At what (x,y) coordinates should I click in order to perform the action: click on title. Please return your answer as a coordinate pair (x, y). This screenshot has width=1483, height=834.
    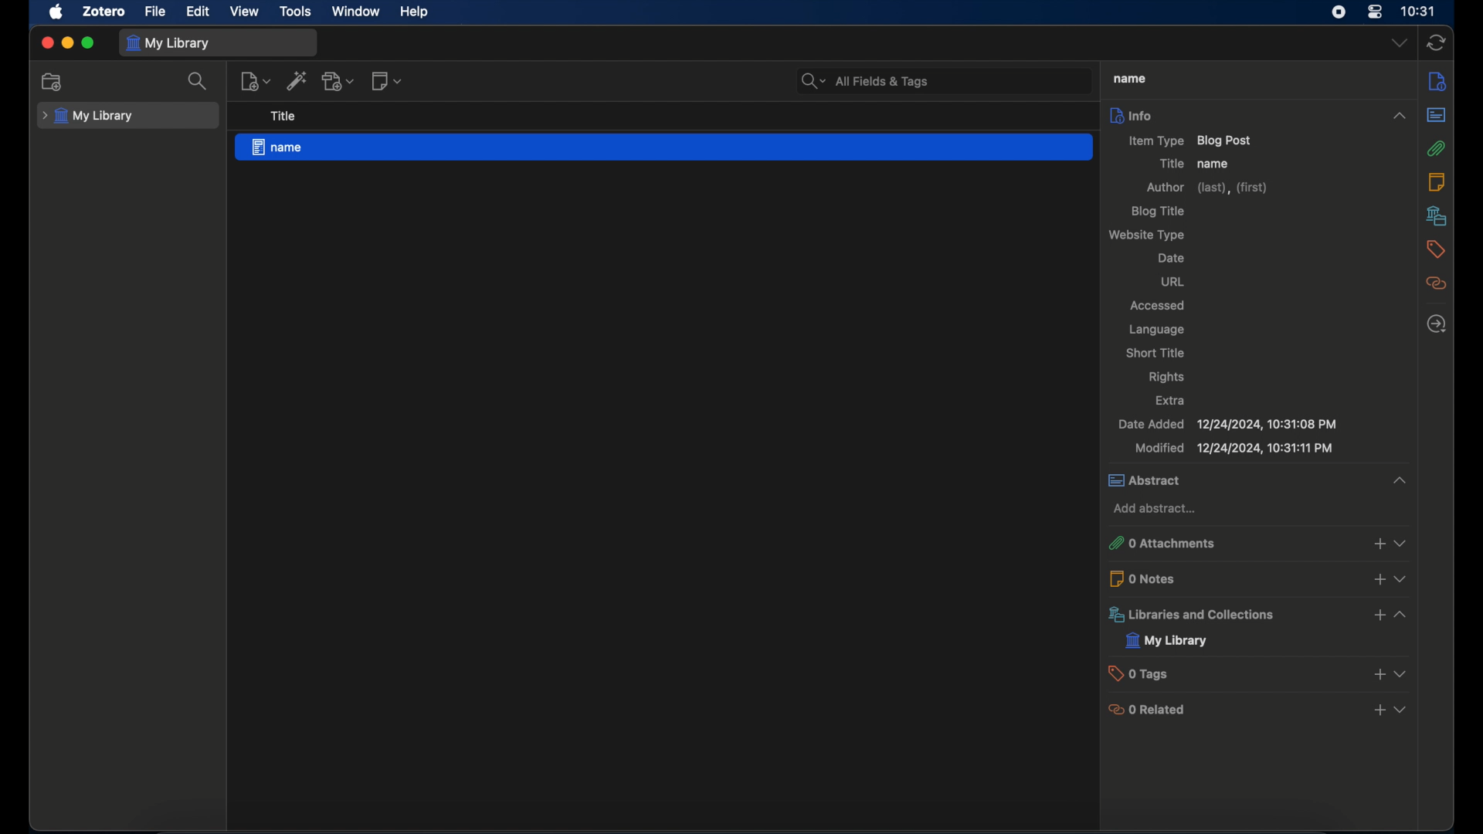
    Looking at the image, I should click on (1130, 79).